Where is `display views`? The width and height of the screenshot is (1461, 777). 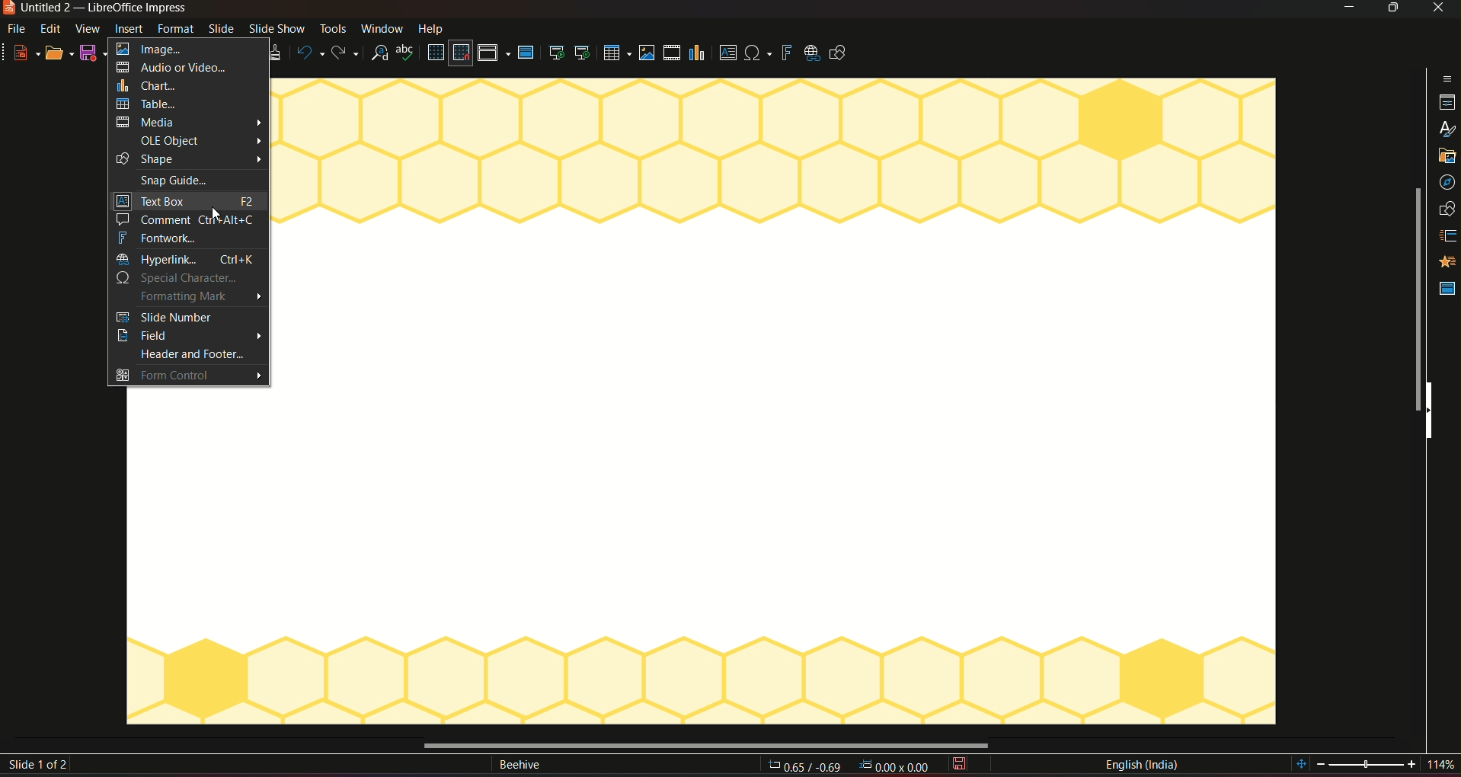 display views is located at coordinates (494, 53).